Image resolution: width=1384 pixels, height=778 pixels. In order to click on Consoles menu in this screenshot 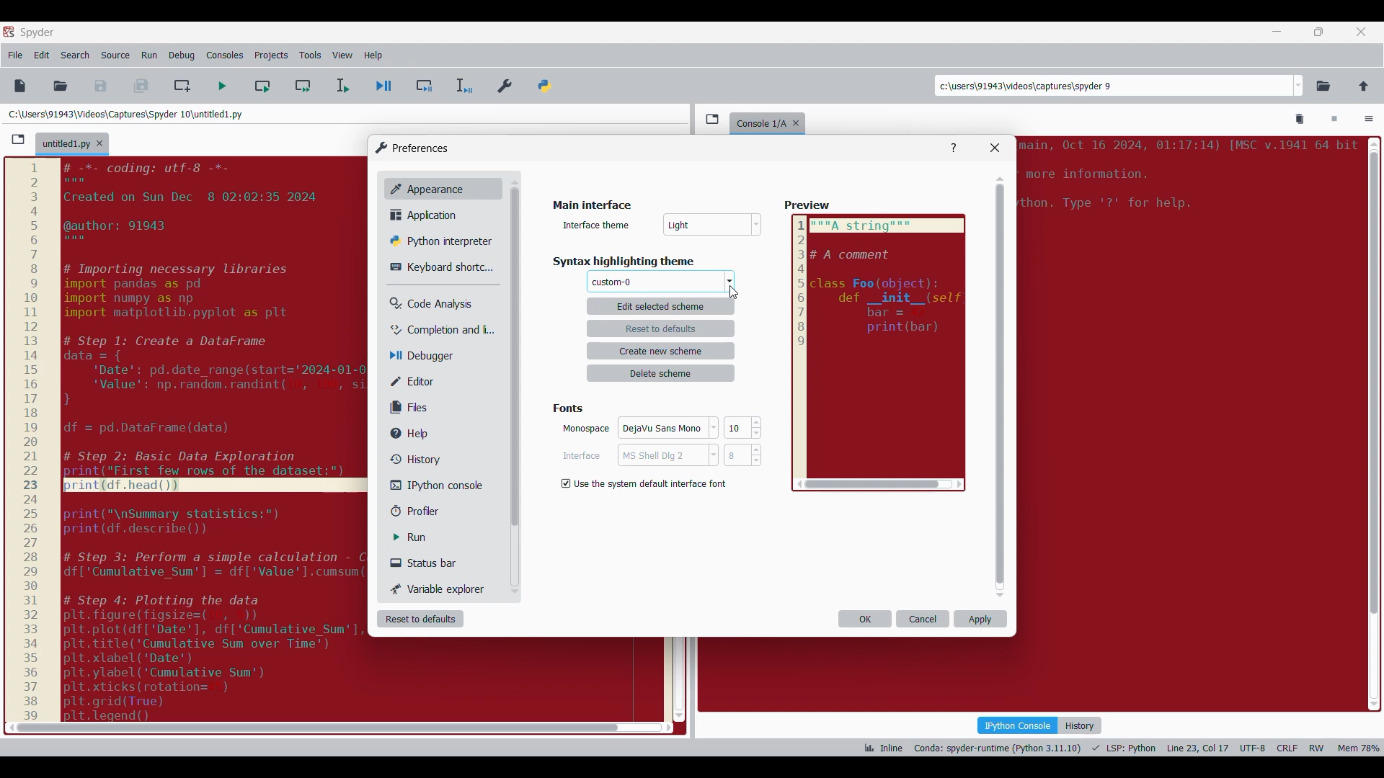, I will do `click(225, 55)`.